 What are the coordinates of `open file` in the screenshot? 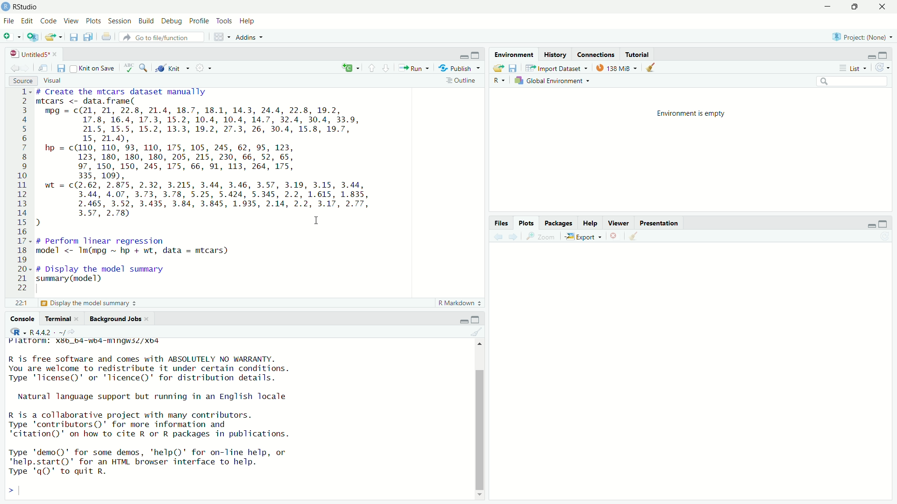 It's located at (53, 37).